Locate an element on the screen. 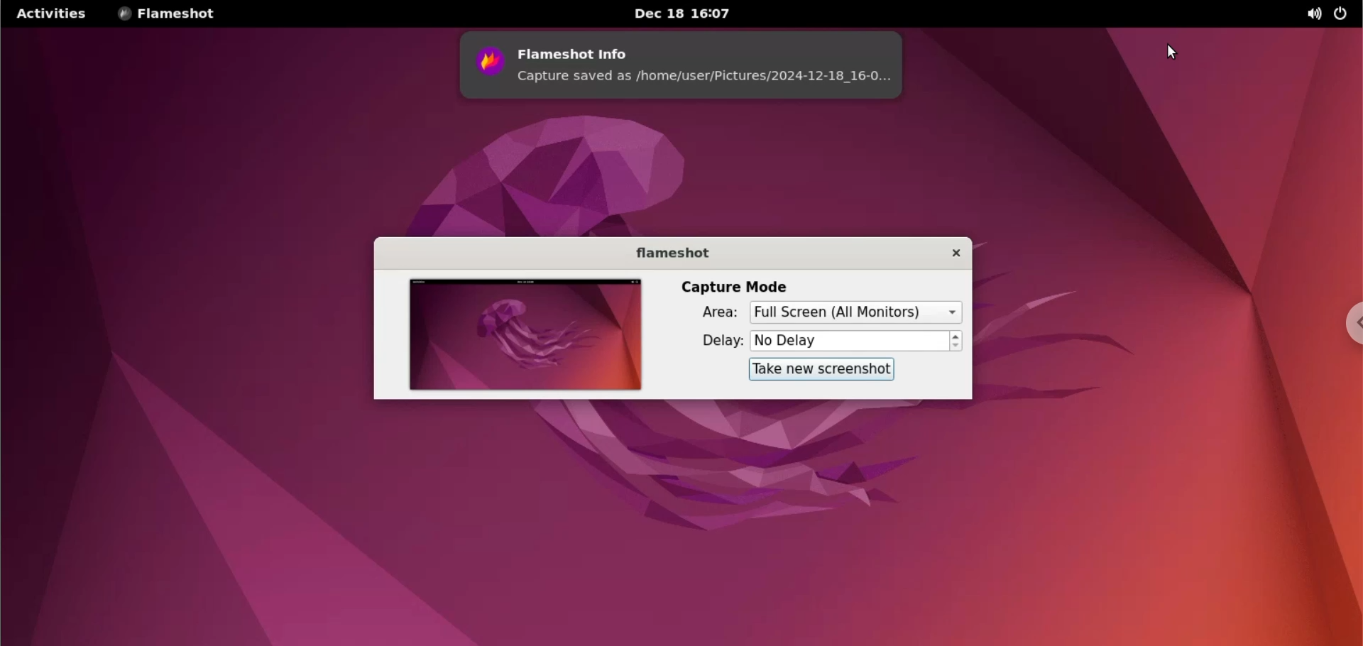 This screenshot has height=646, width=1363. date and time is located at coordinates (692, 14).